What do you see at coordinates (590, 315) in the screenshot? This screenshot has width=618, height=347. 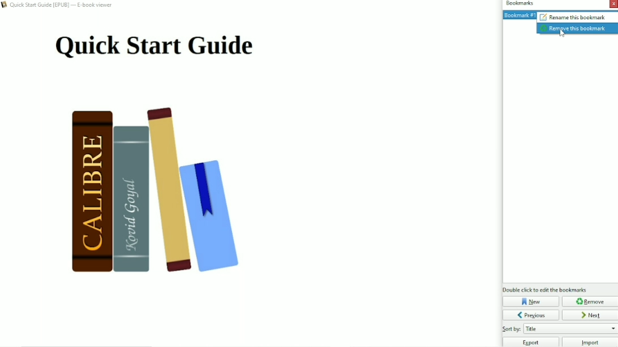 I see `Next` at bounding box center [590, 315].